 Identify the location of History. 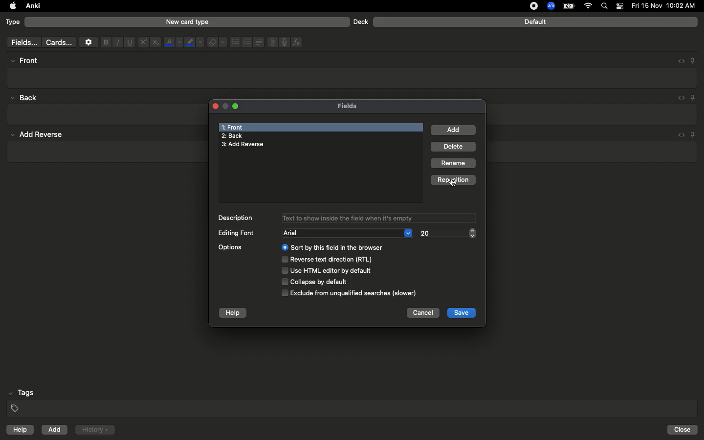
(95, 430).